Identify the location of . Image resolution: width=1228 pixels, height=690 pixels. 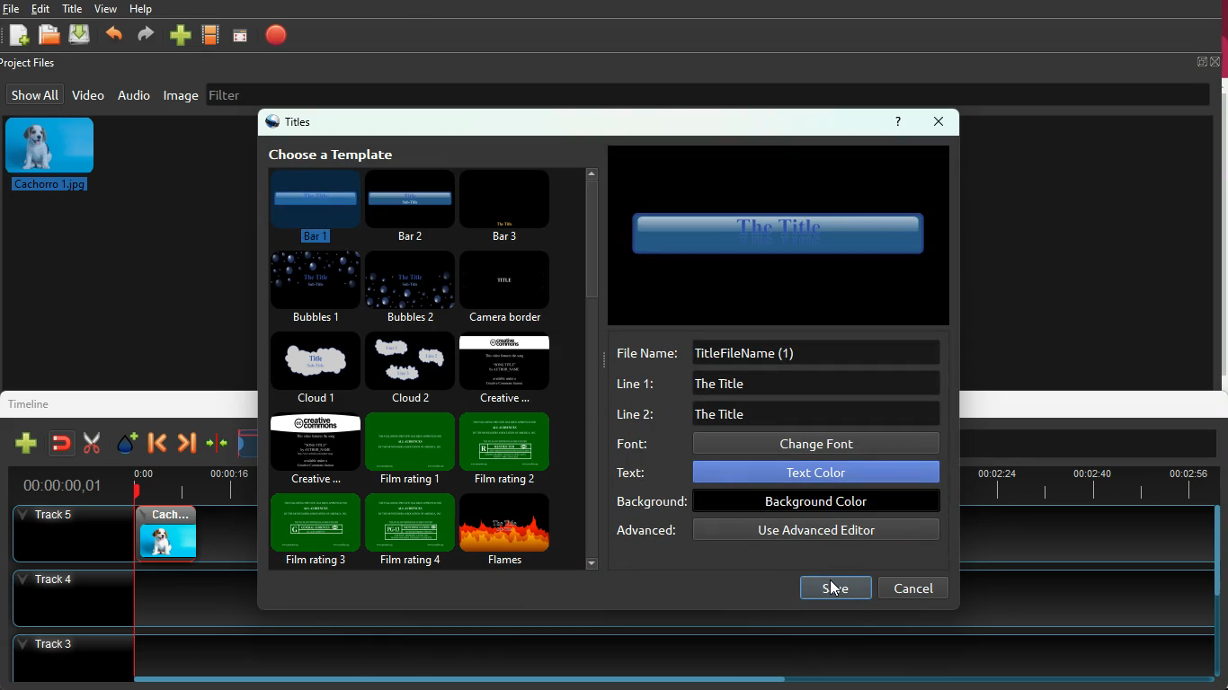
(1088, 487).